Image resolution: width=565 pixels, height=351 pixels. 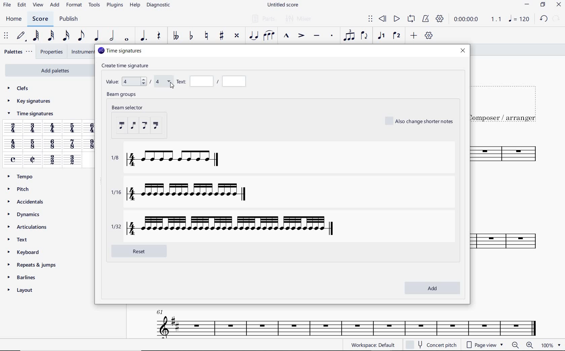 What do you see at coordinates (287, 36) in the screenshot?
I see `MARCATO` at bounding box center [287, 36].